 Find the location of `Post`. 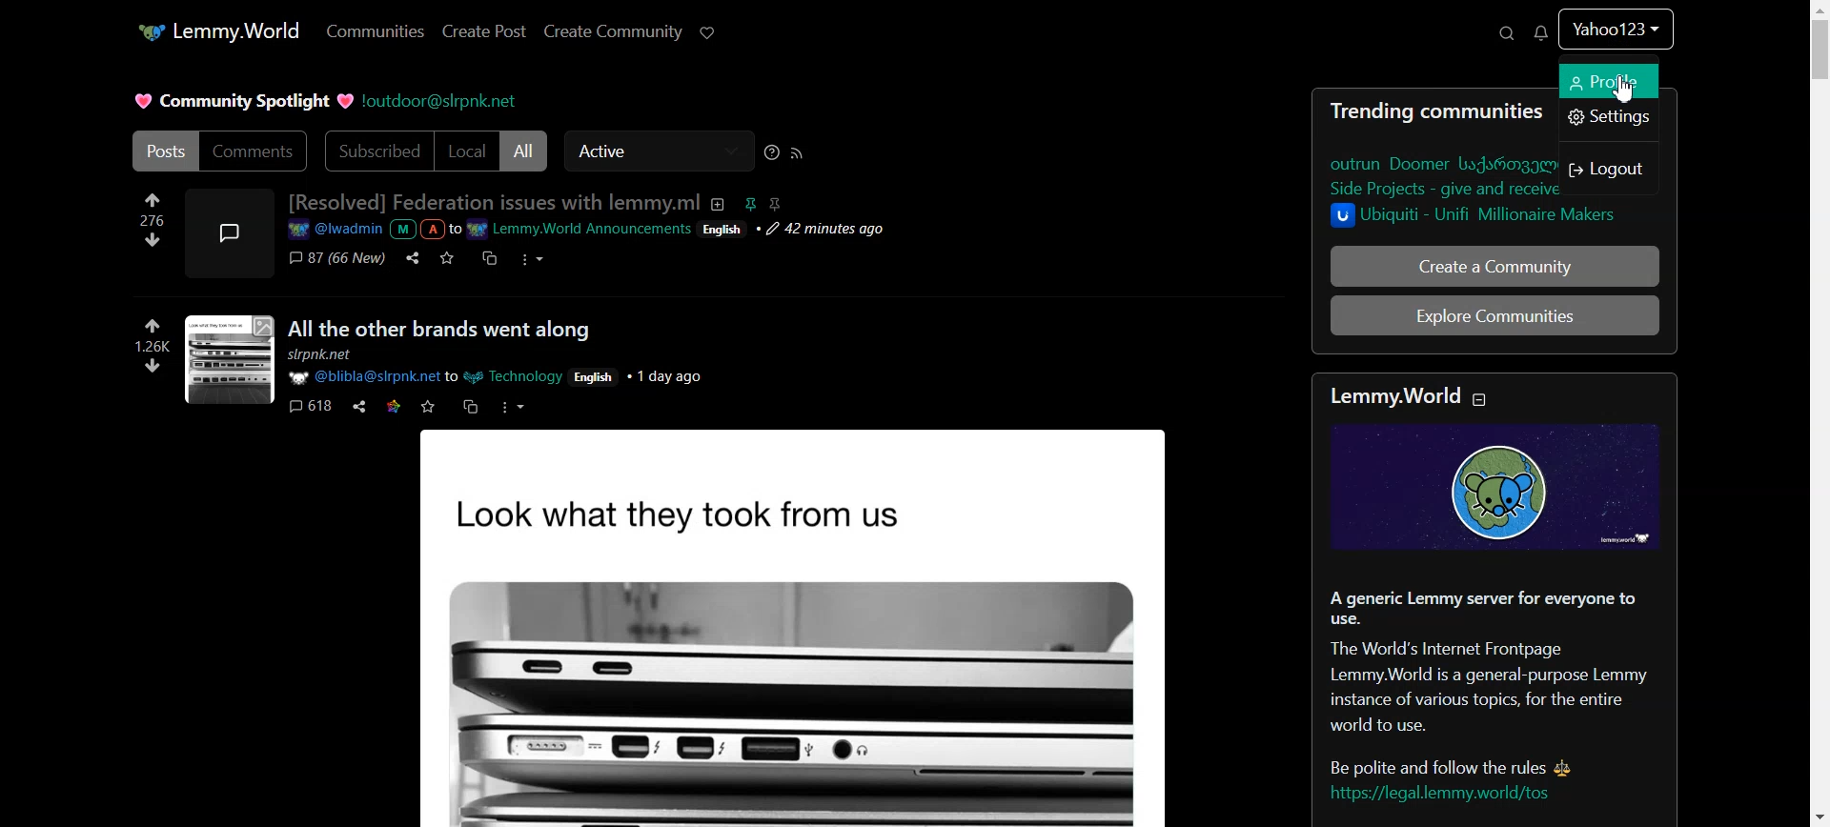

Post is located at coordinates (834, 633).